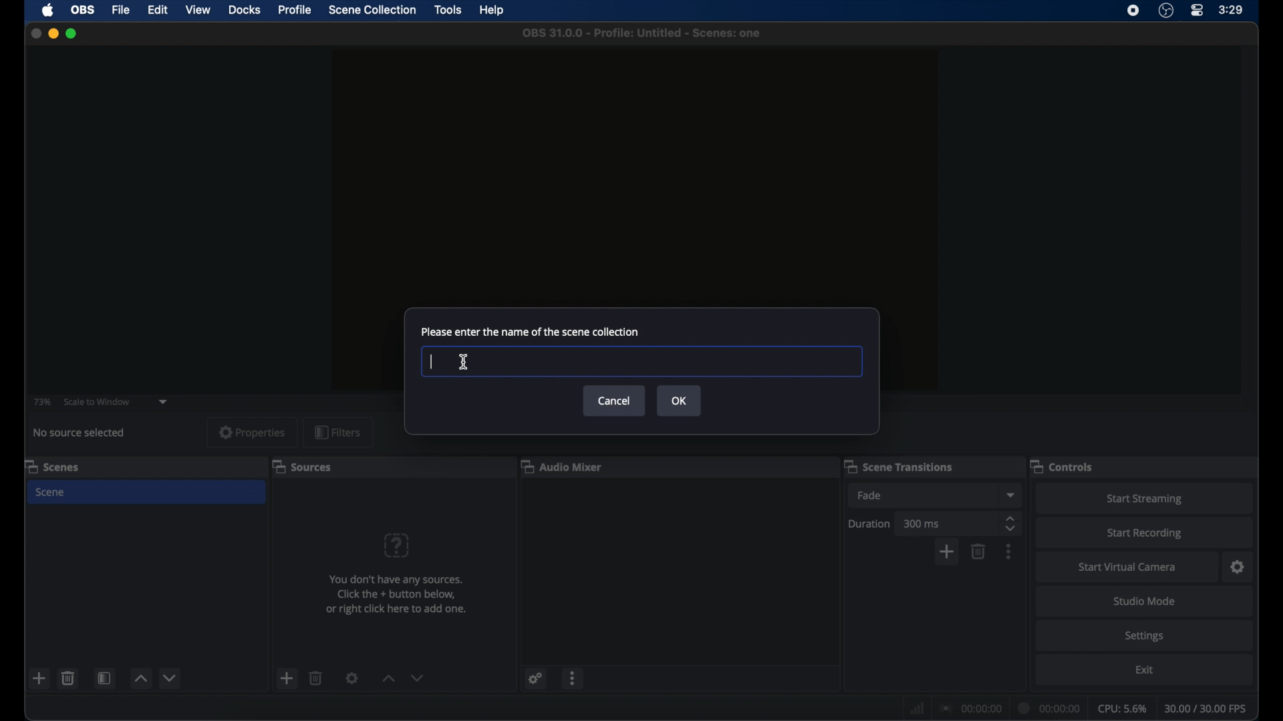 This screenshot has width=1283, height=721. What do you see at coordinates (398, 545) in the screenshot?
I see `question mark icon` at bounding box center [398, 545].